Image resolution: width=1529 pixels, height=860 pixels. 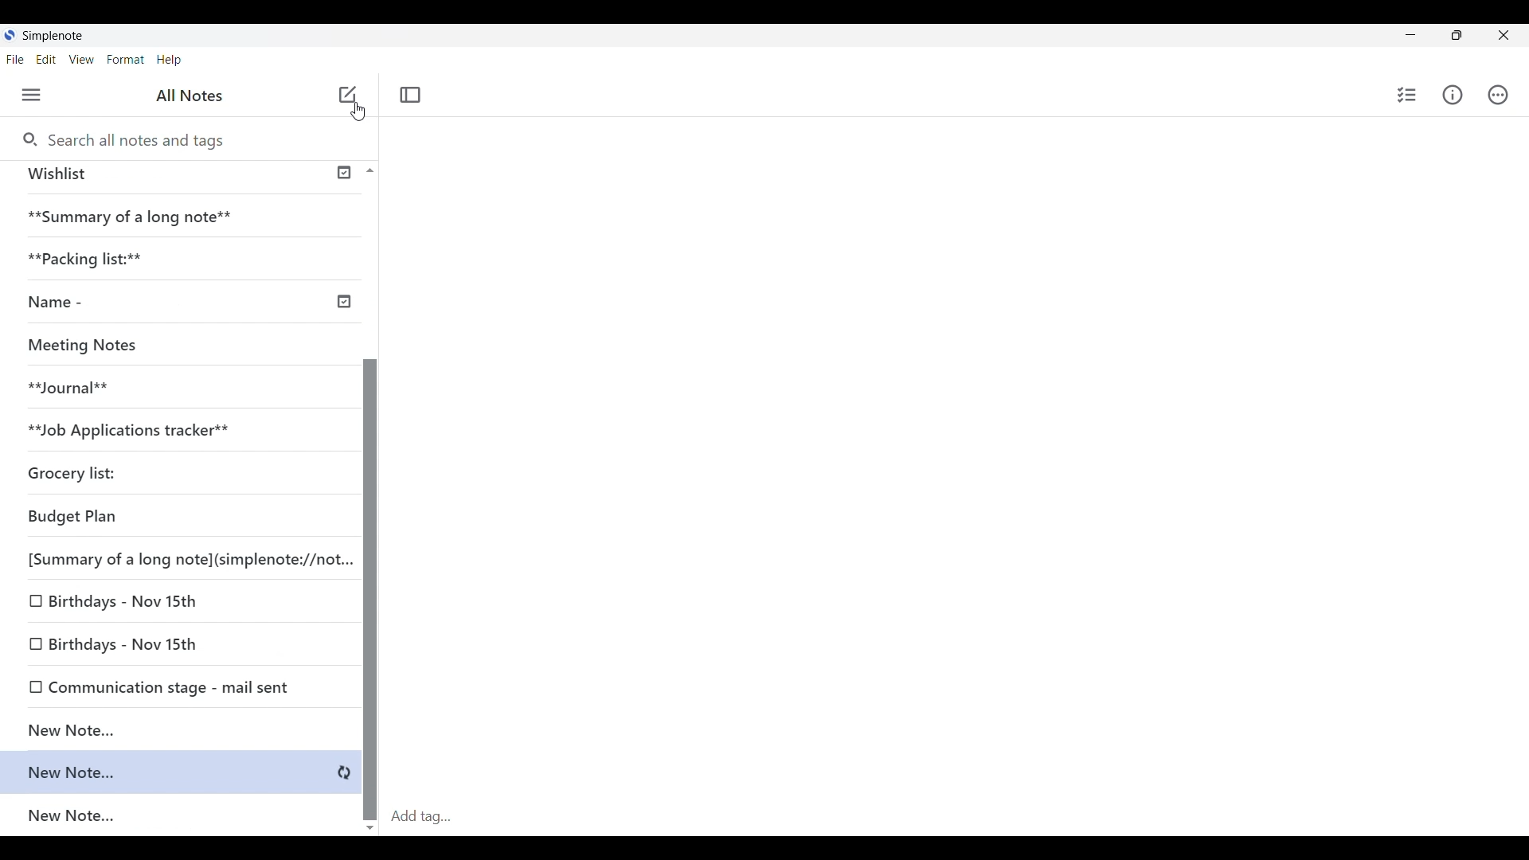 I want to click on Input area for notes, so click(x=951, y=471).